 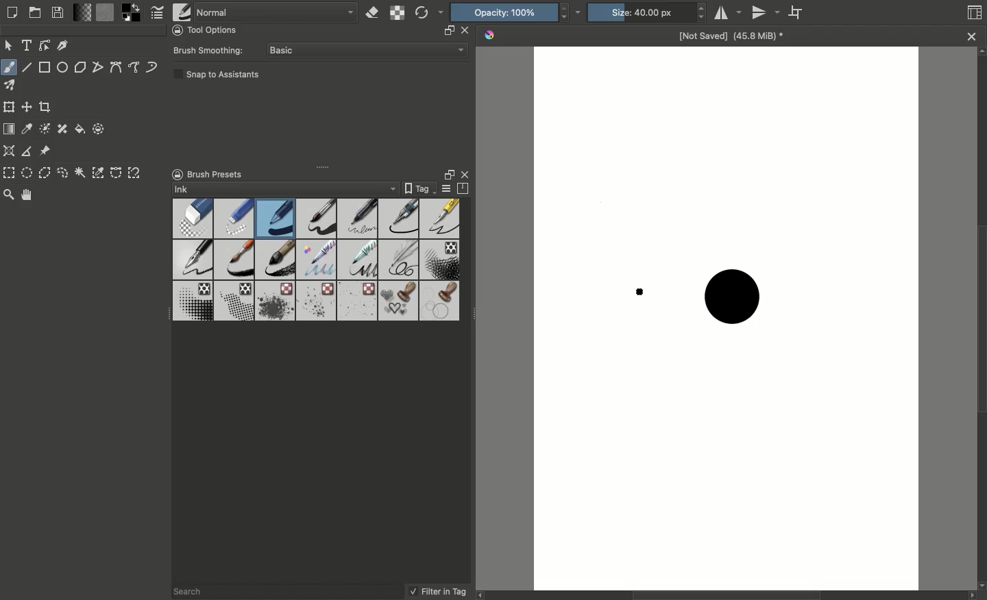 What do you see at coordinates (27, 67) in the screenshot?
I see `Line` at bounding box center [27, 67].